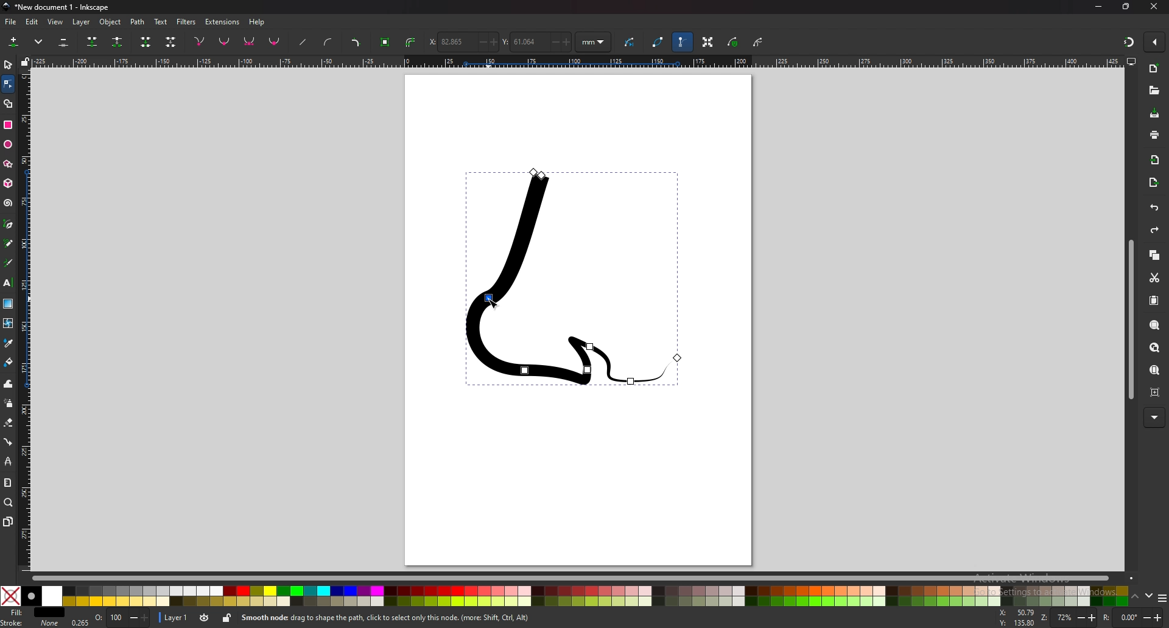  Describe the element at coordinates (1126, 7) in the screenshot. I see `resize` at that location.